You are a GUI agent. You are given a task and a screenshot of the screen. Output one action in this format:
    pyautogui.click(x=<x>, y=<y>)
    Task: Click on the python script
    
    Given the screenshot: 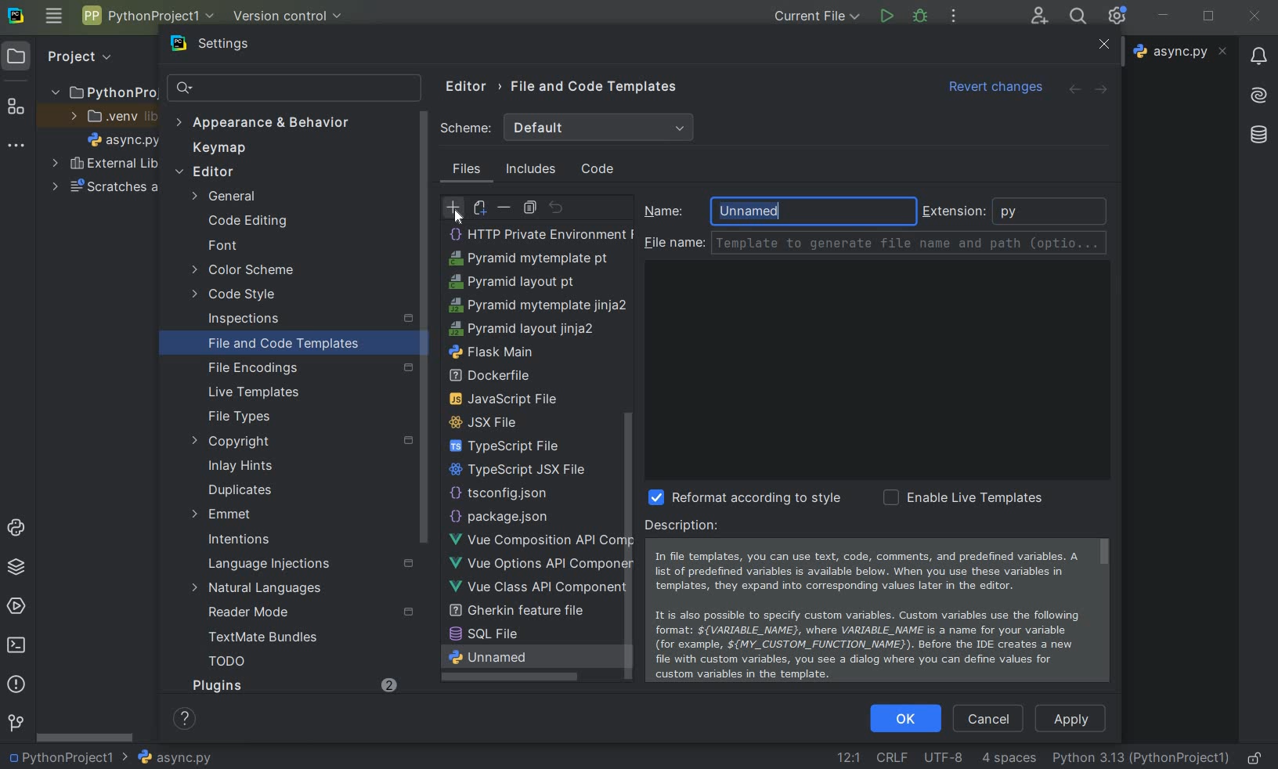 What is the action you would take?
    pyautogui.click(x=527, y=328)
    